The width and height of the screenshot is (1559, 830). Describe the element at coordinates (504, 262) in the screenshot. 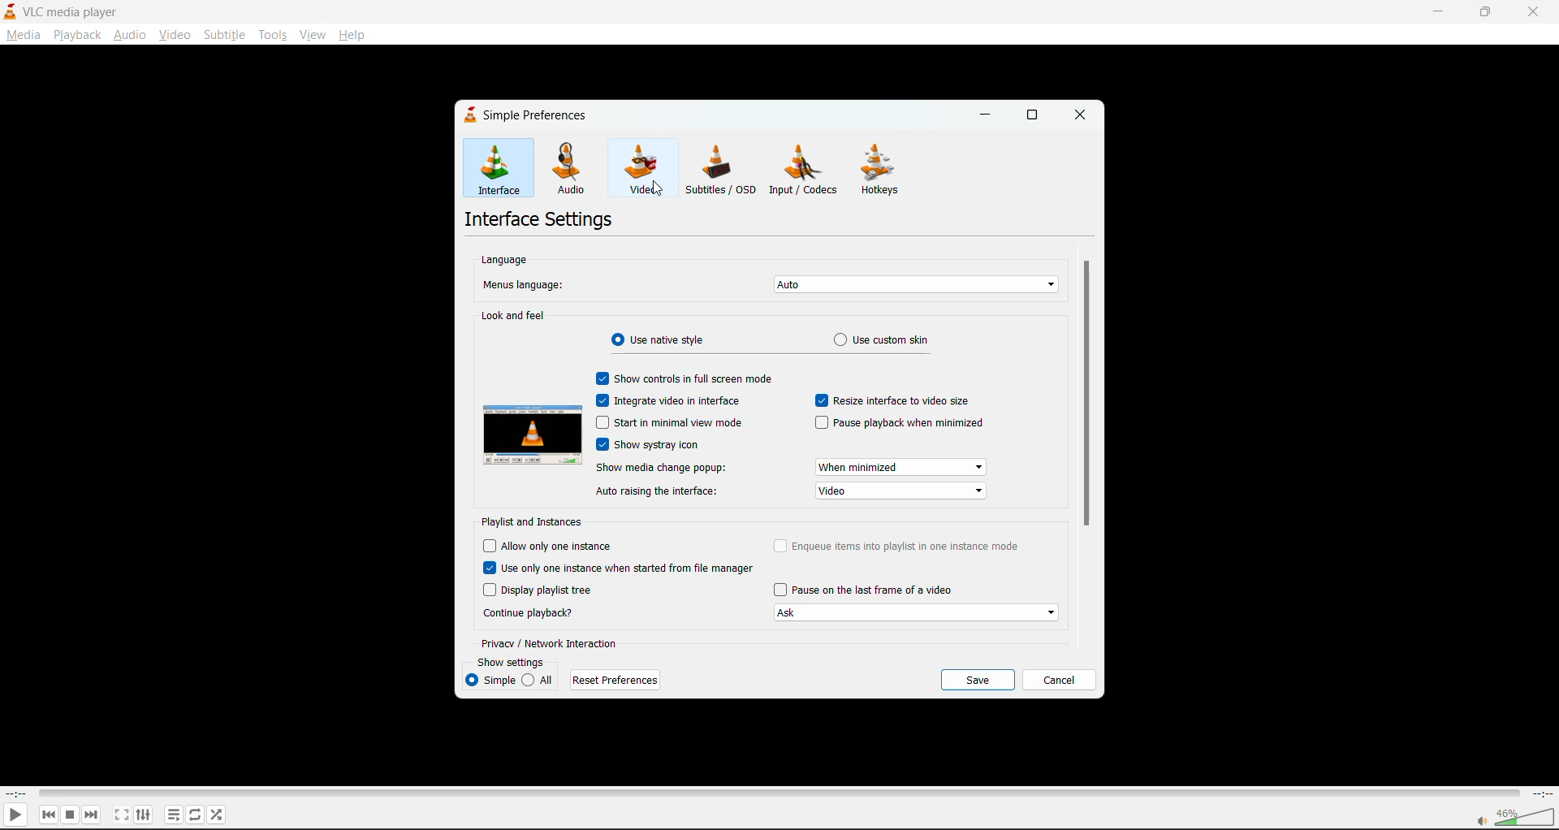

I see `language` at that location.